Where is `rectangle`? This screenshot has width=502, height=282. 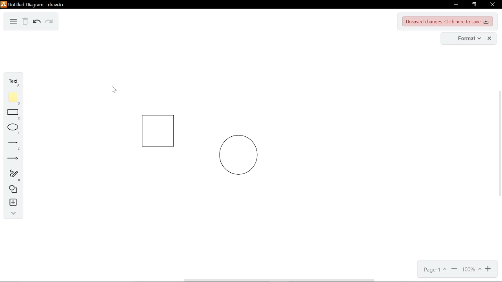 rectangle is located at coordinates (13, 115).